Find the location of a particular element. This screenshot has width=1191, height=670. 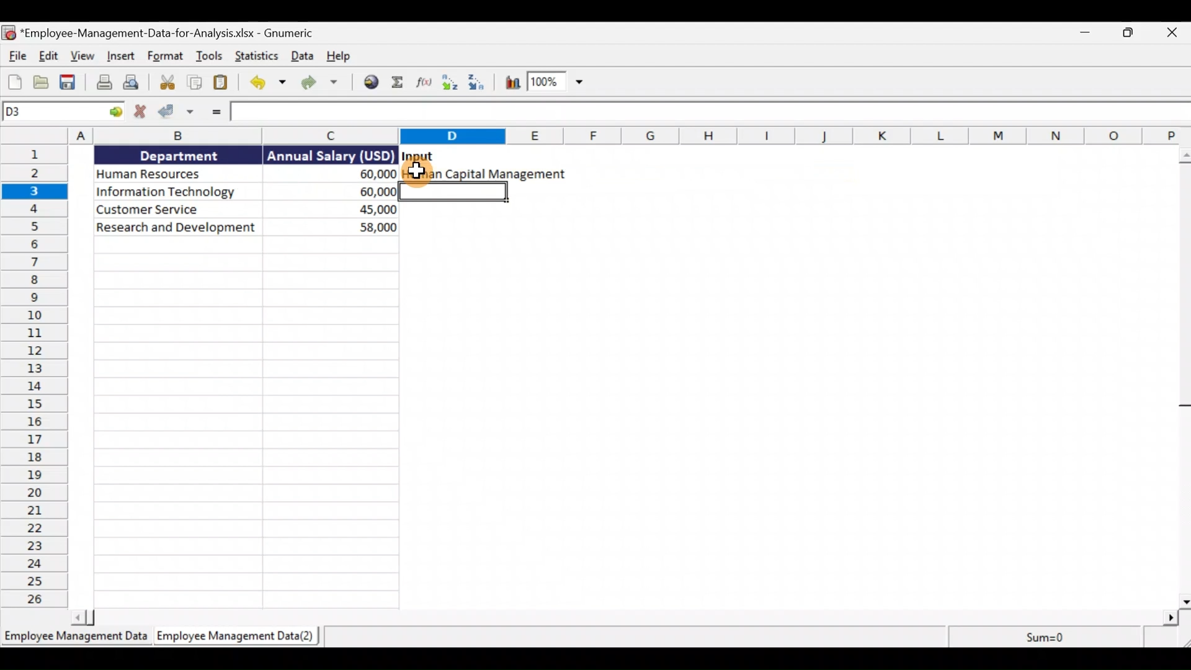

Close is located at coordinates (1172, 33).